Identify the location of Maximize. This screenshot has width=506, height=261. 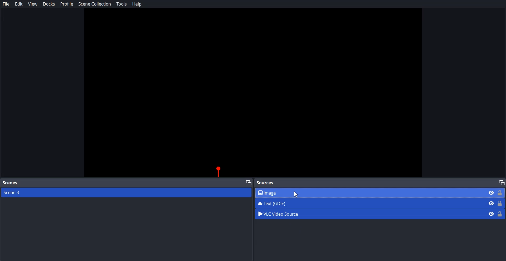
(502, 182).